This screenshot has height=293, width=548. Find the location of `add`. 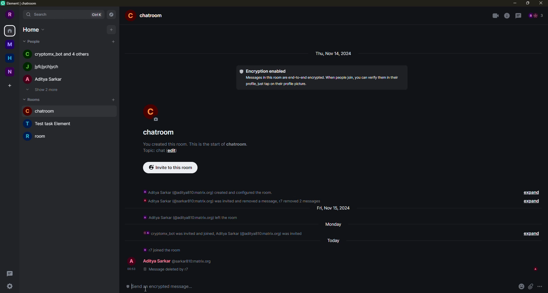

add is located at coordinates (110, 29).